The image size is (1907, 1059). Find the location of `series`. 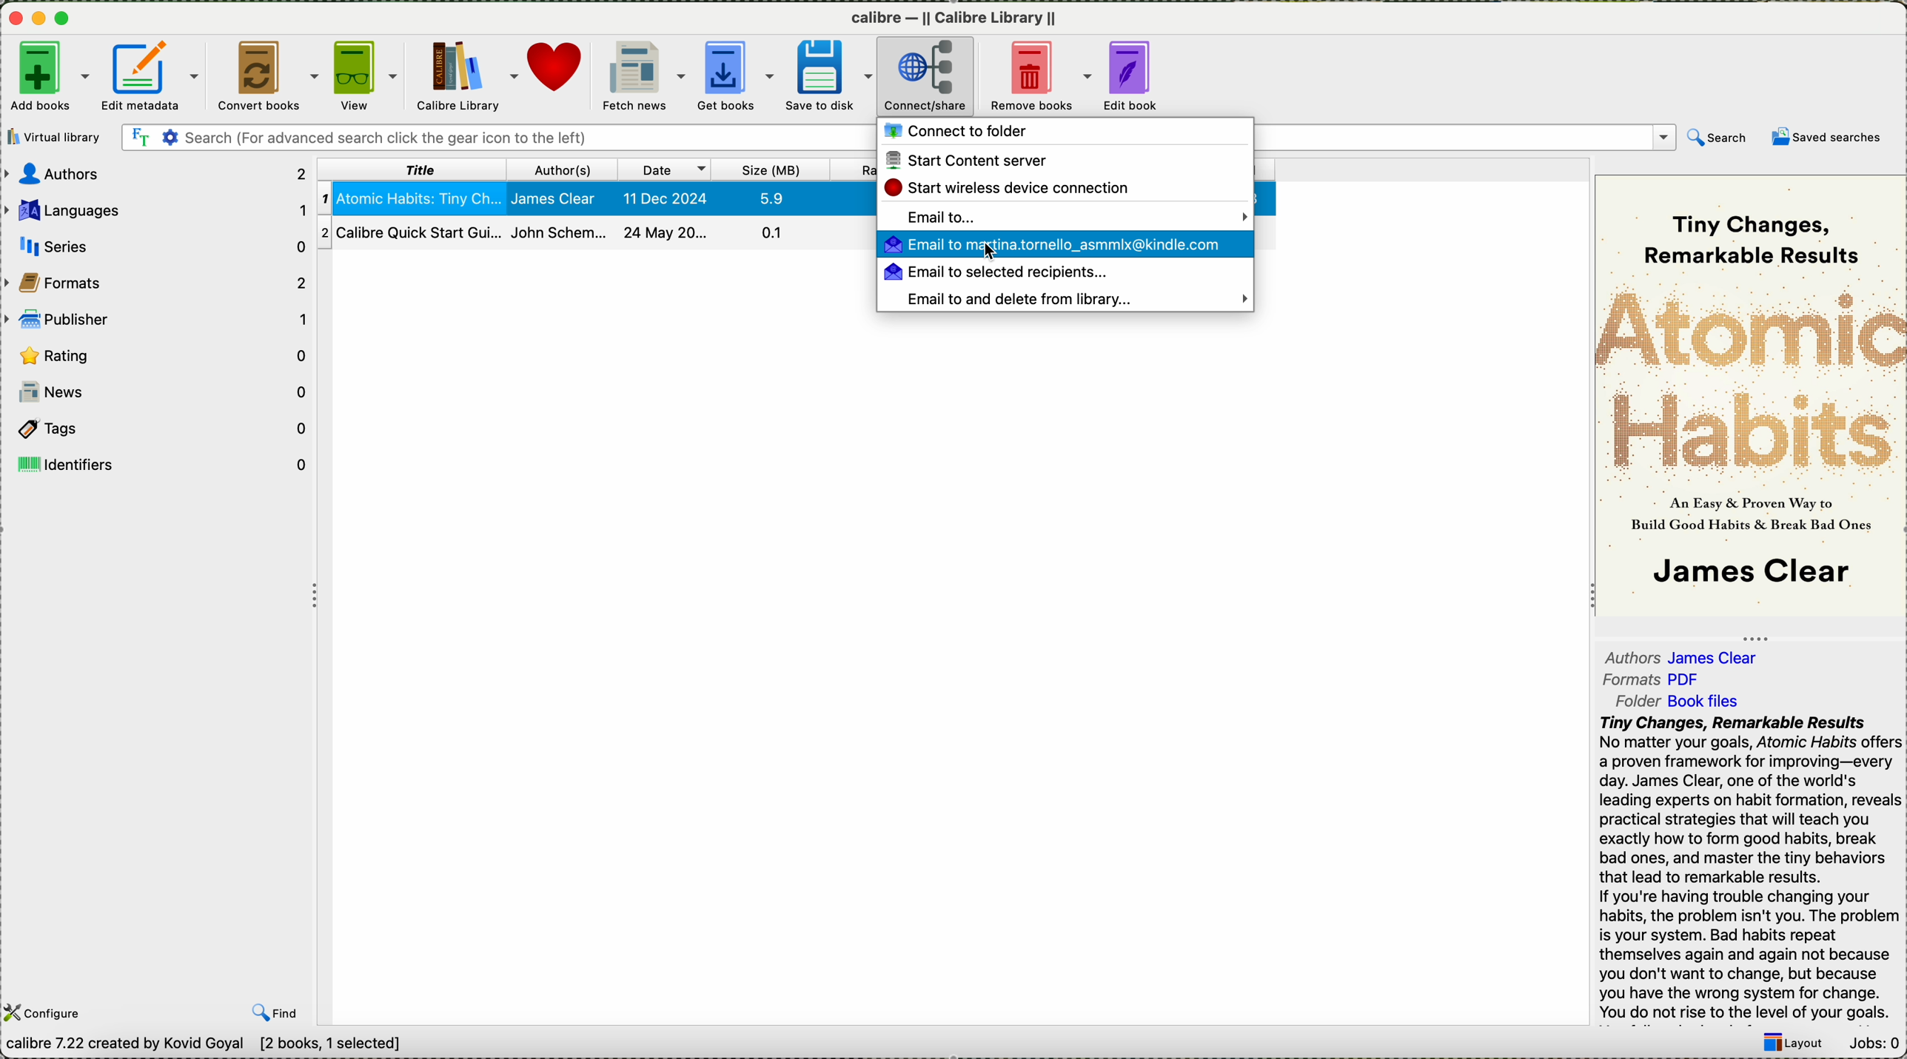

series is located at coordinates (155, 246).